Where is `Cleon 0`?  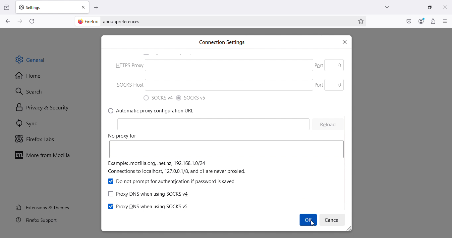 Cleon 0 is located at coordinates (328, 126).